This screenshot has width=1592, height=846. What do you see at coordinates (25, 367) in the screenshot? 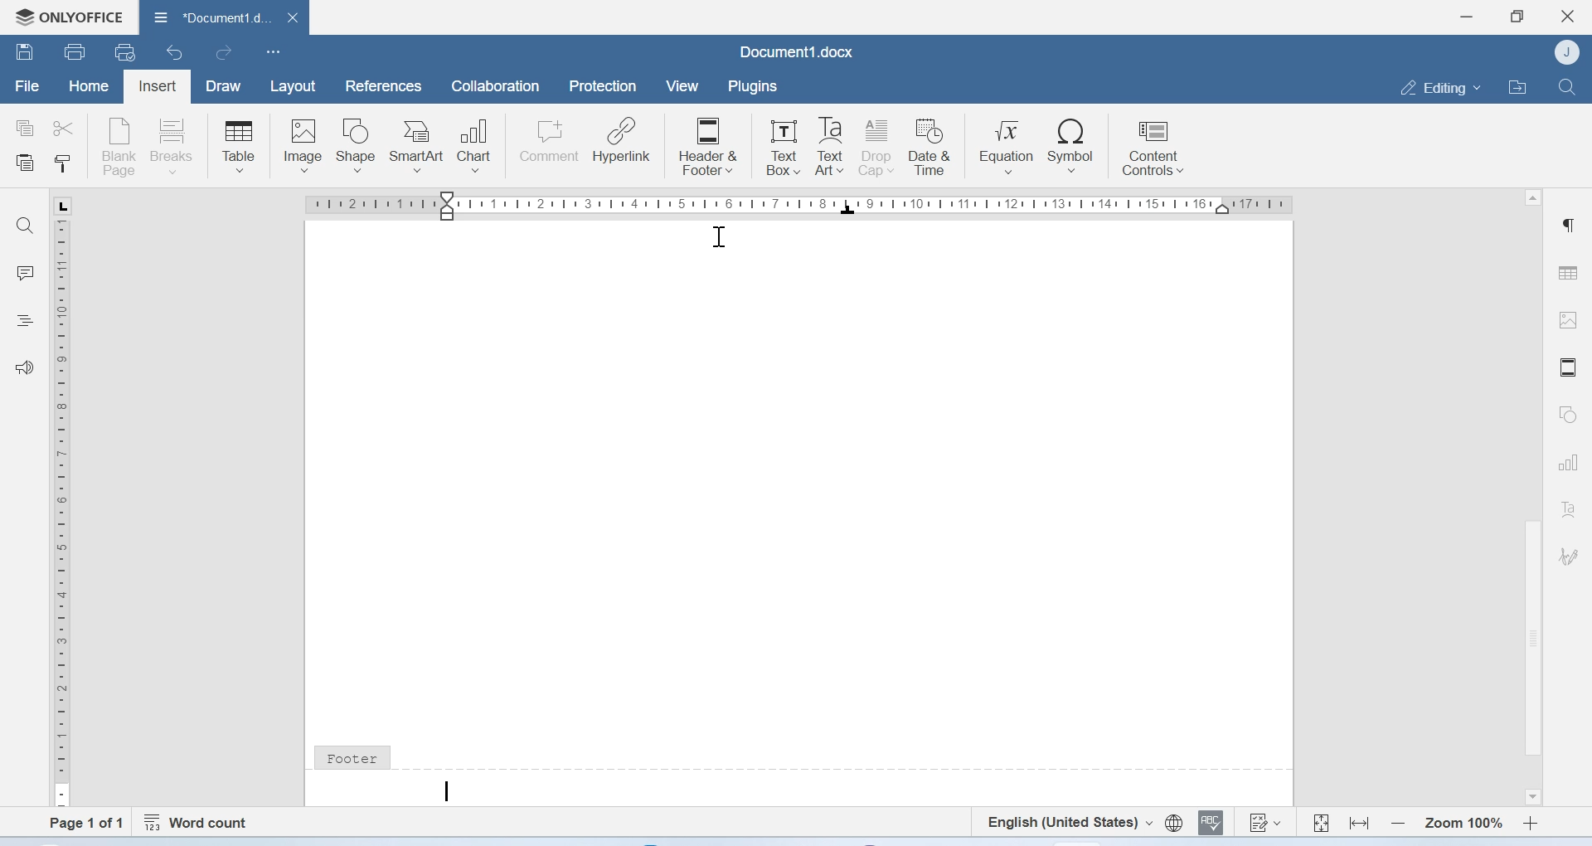
I see `Feedback and support` at bounding box center [25, 367].